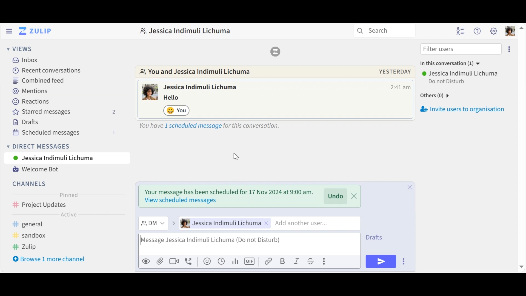  I want to click on Direct Messages, so click(65, 146).